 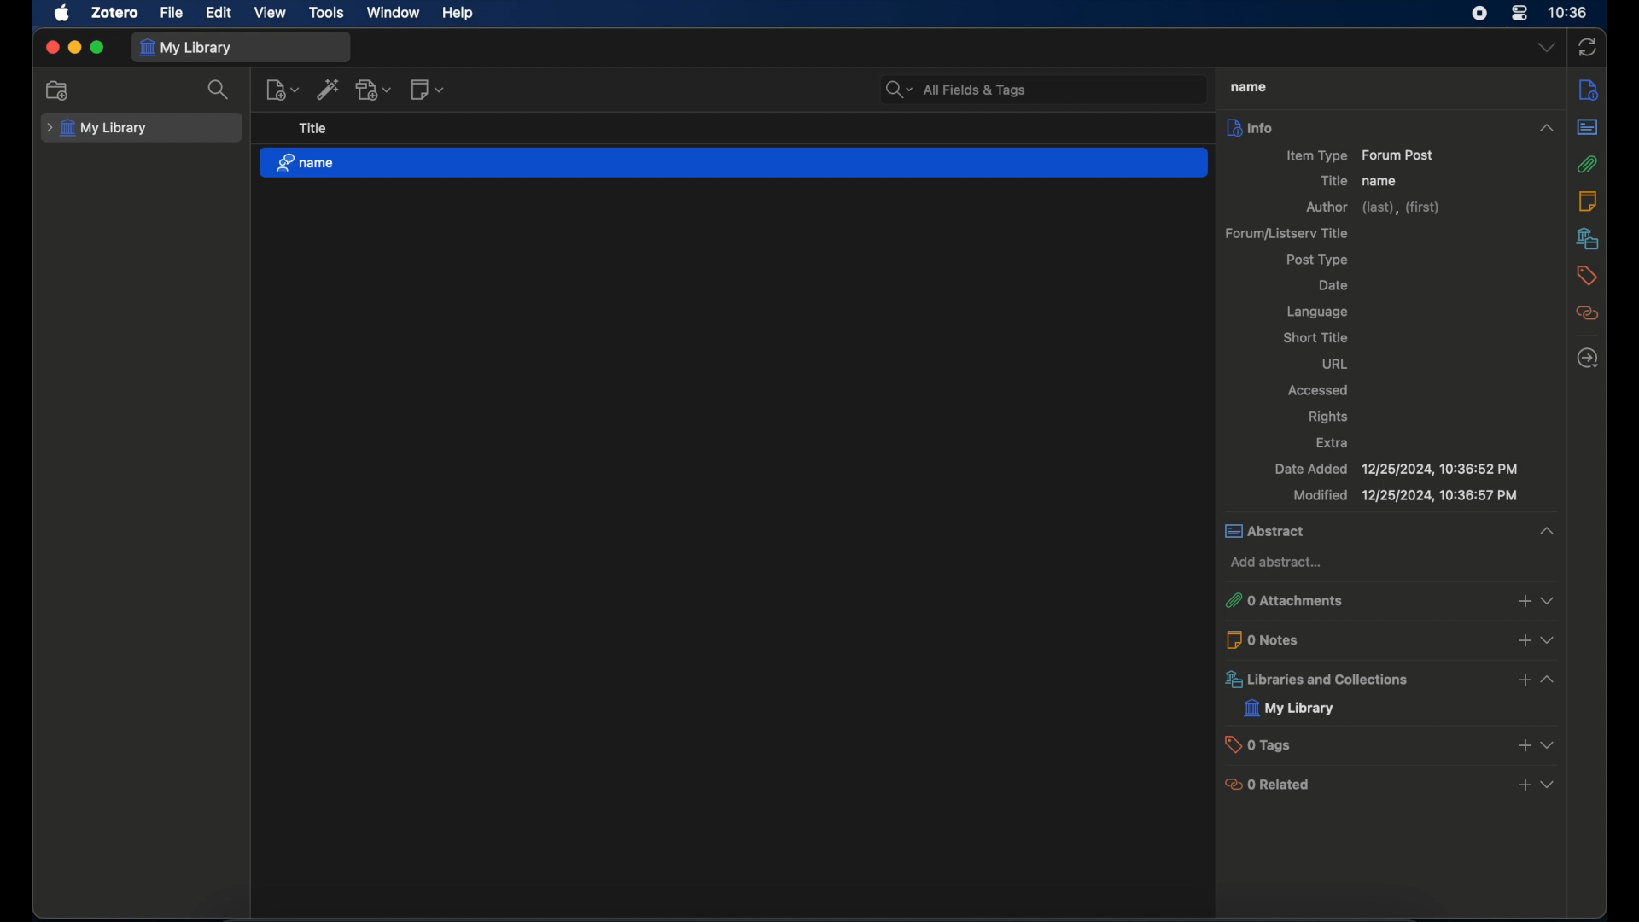 What do you see at coordinates (327, 12) in the screenshot?
I see `tools` at bounding box center [327, 12].